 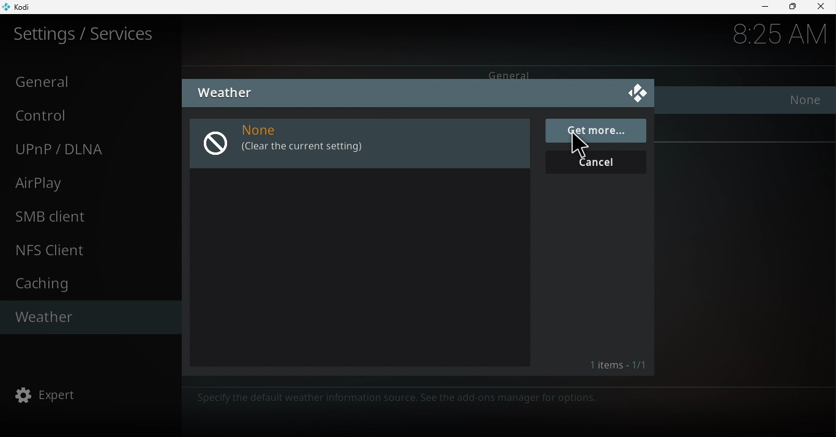 What do you see at coordinates (793, 6) in the screenshot?
I see `Maximize` at bounding box center [793, 6].